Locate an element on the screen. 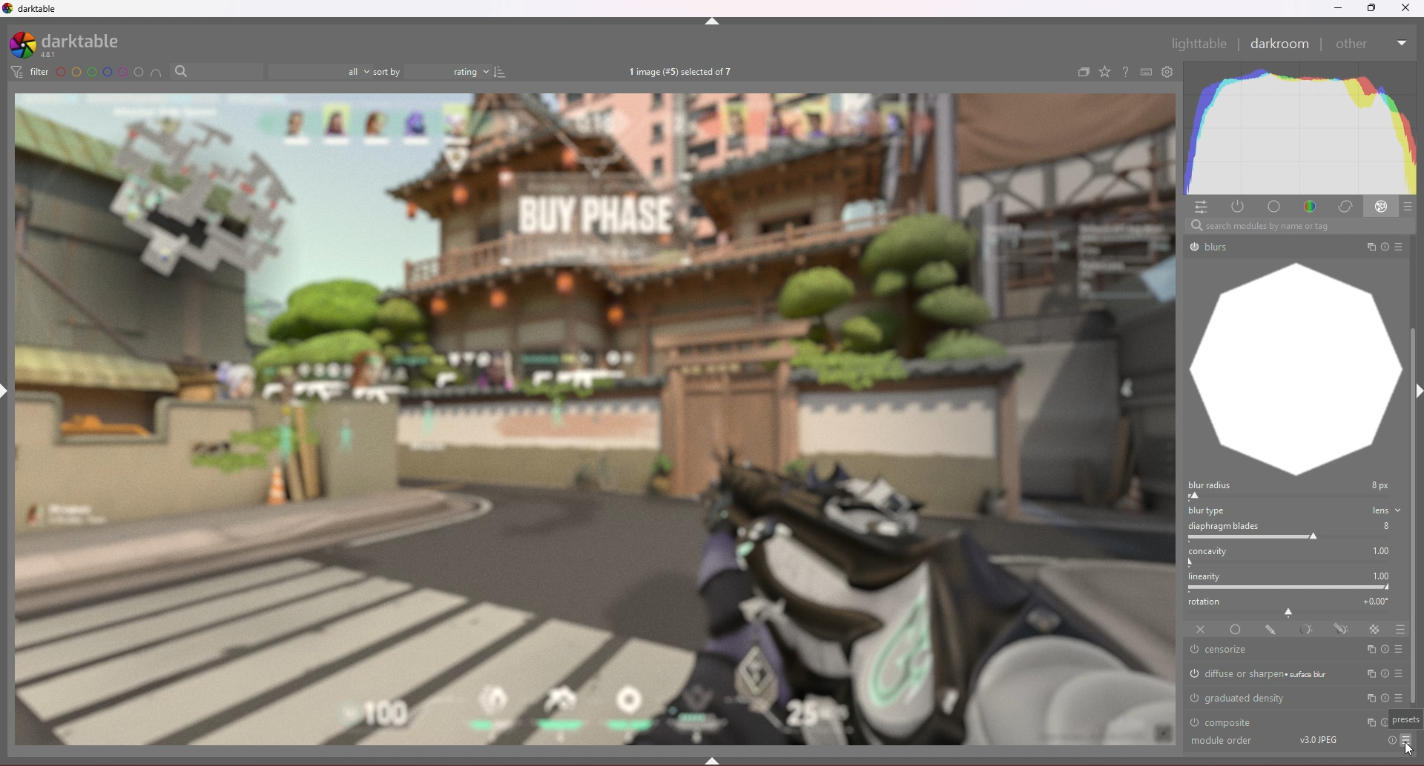 This screenshot has width=1424, height=766. photo is located at coordinates (595, 419).